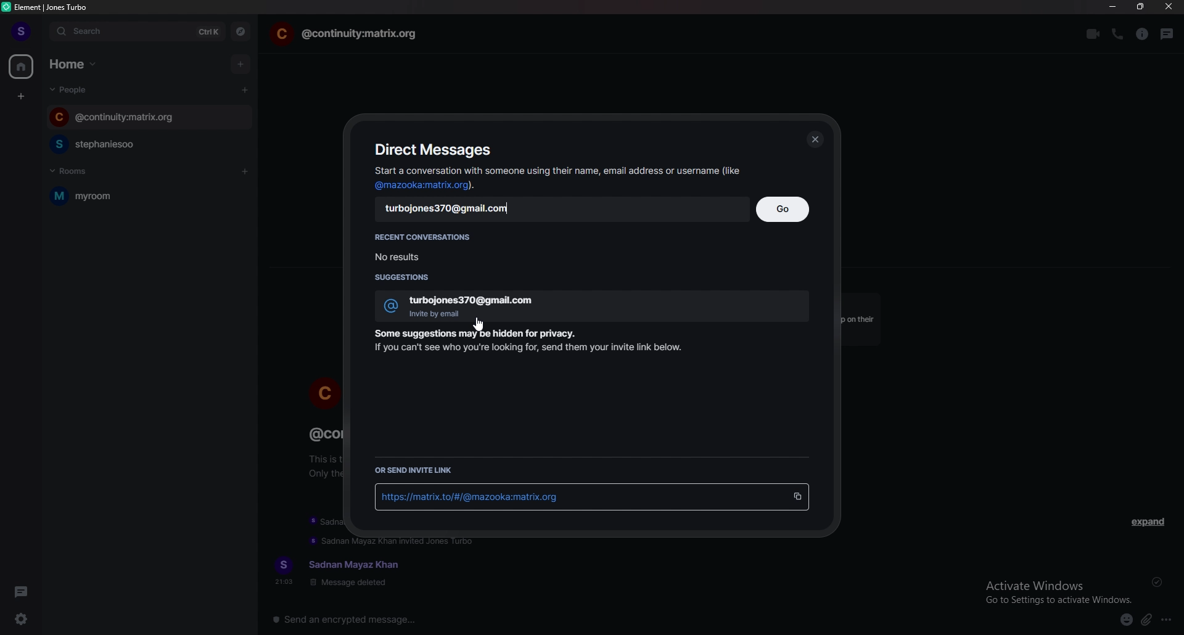  I want to click on go, so click(784, 208).